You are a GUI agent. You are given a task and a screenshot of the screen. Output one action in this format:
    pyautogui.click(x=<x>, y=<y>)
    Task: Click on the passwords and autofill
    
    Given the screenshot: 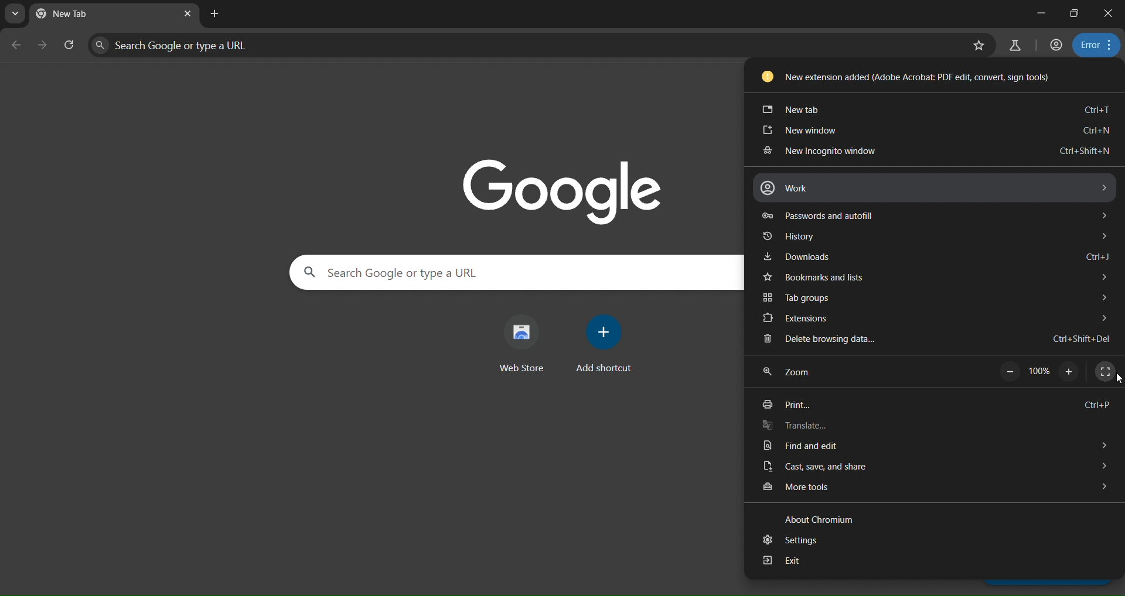 What is the action you would take?
    pyautogui.click(x=938, y=214)
    